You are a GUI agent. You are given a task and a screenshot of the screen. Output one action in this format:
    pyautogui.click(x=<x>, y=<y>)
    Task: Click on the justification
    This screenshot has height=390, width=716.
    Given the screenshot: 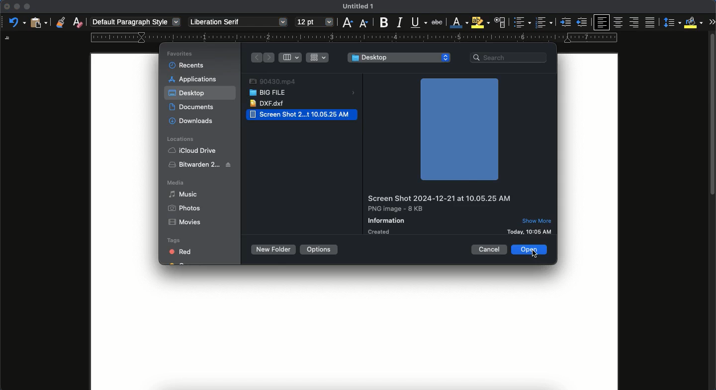 What is the action you would take?
    pyautogui.click(x=649, y=22)
    